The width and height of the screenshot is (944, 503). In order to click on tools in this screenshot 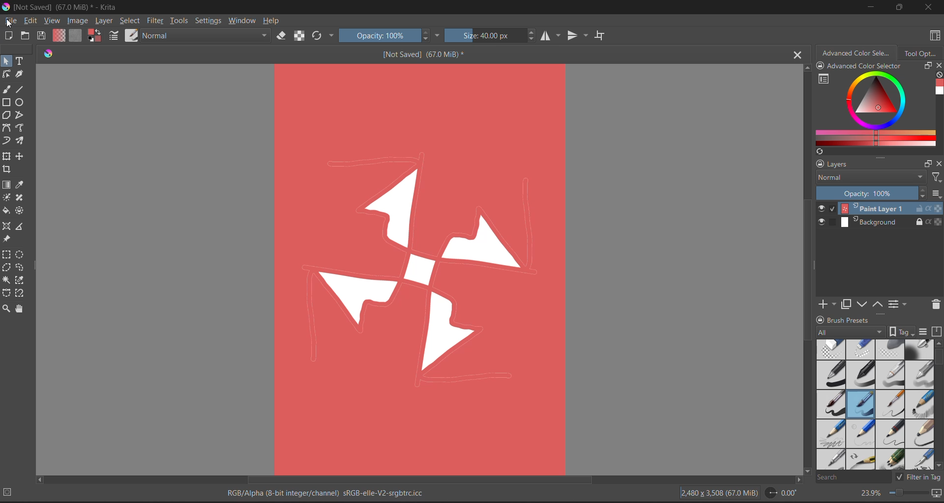, I will do `click(22, 116)`.